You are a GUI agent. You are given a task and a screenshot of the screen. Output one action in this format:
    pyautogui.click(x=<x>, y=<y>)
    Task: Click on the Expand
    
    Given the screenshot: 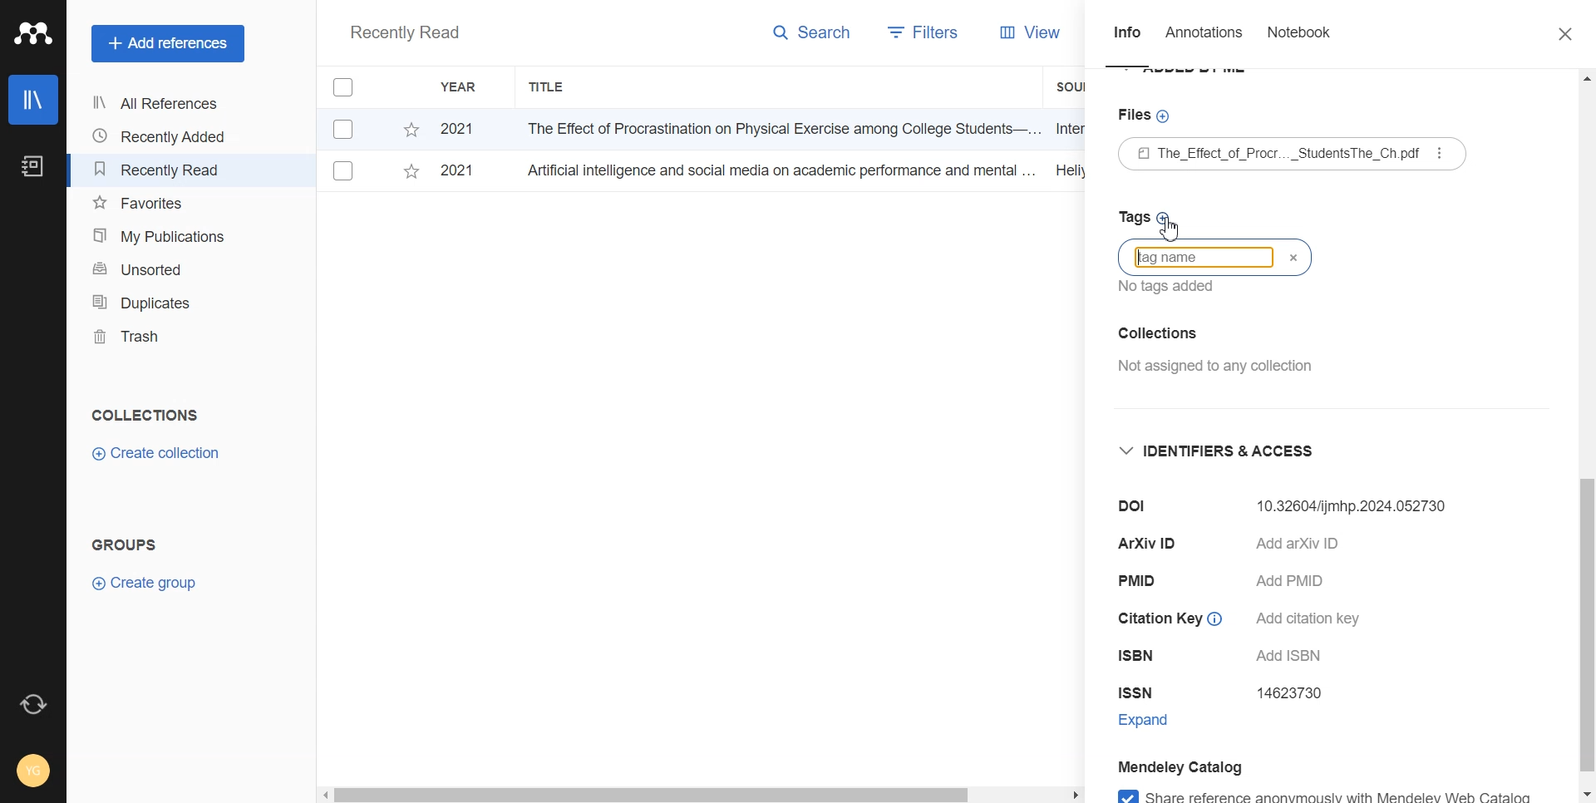 What is the action you would take?
    pyautogui.click(x=1160, y=723)
    